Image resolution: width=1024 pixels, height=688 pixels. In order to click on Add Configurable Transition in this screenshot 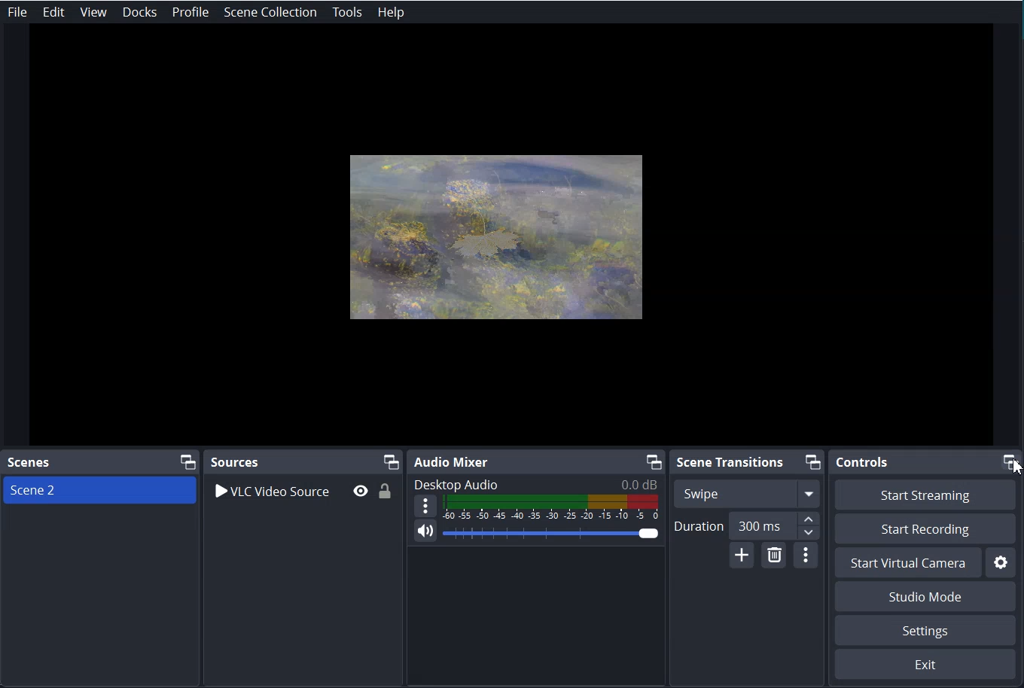, I will do `click(742, 556)`.